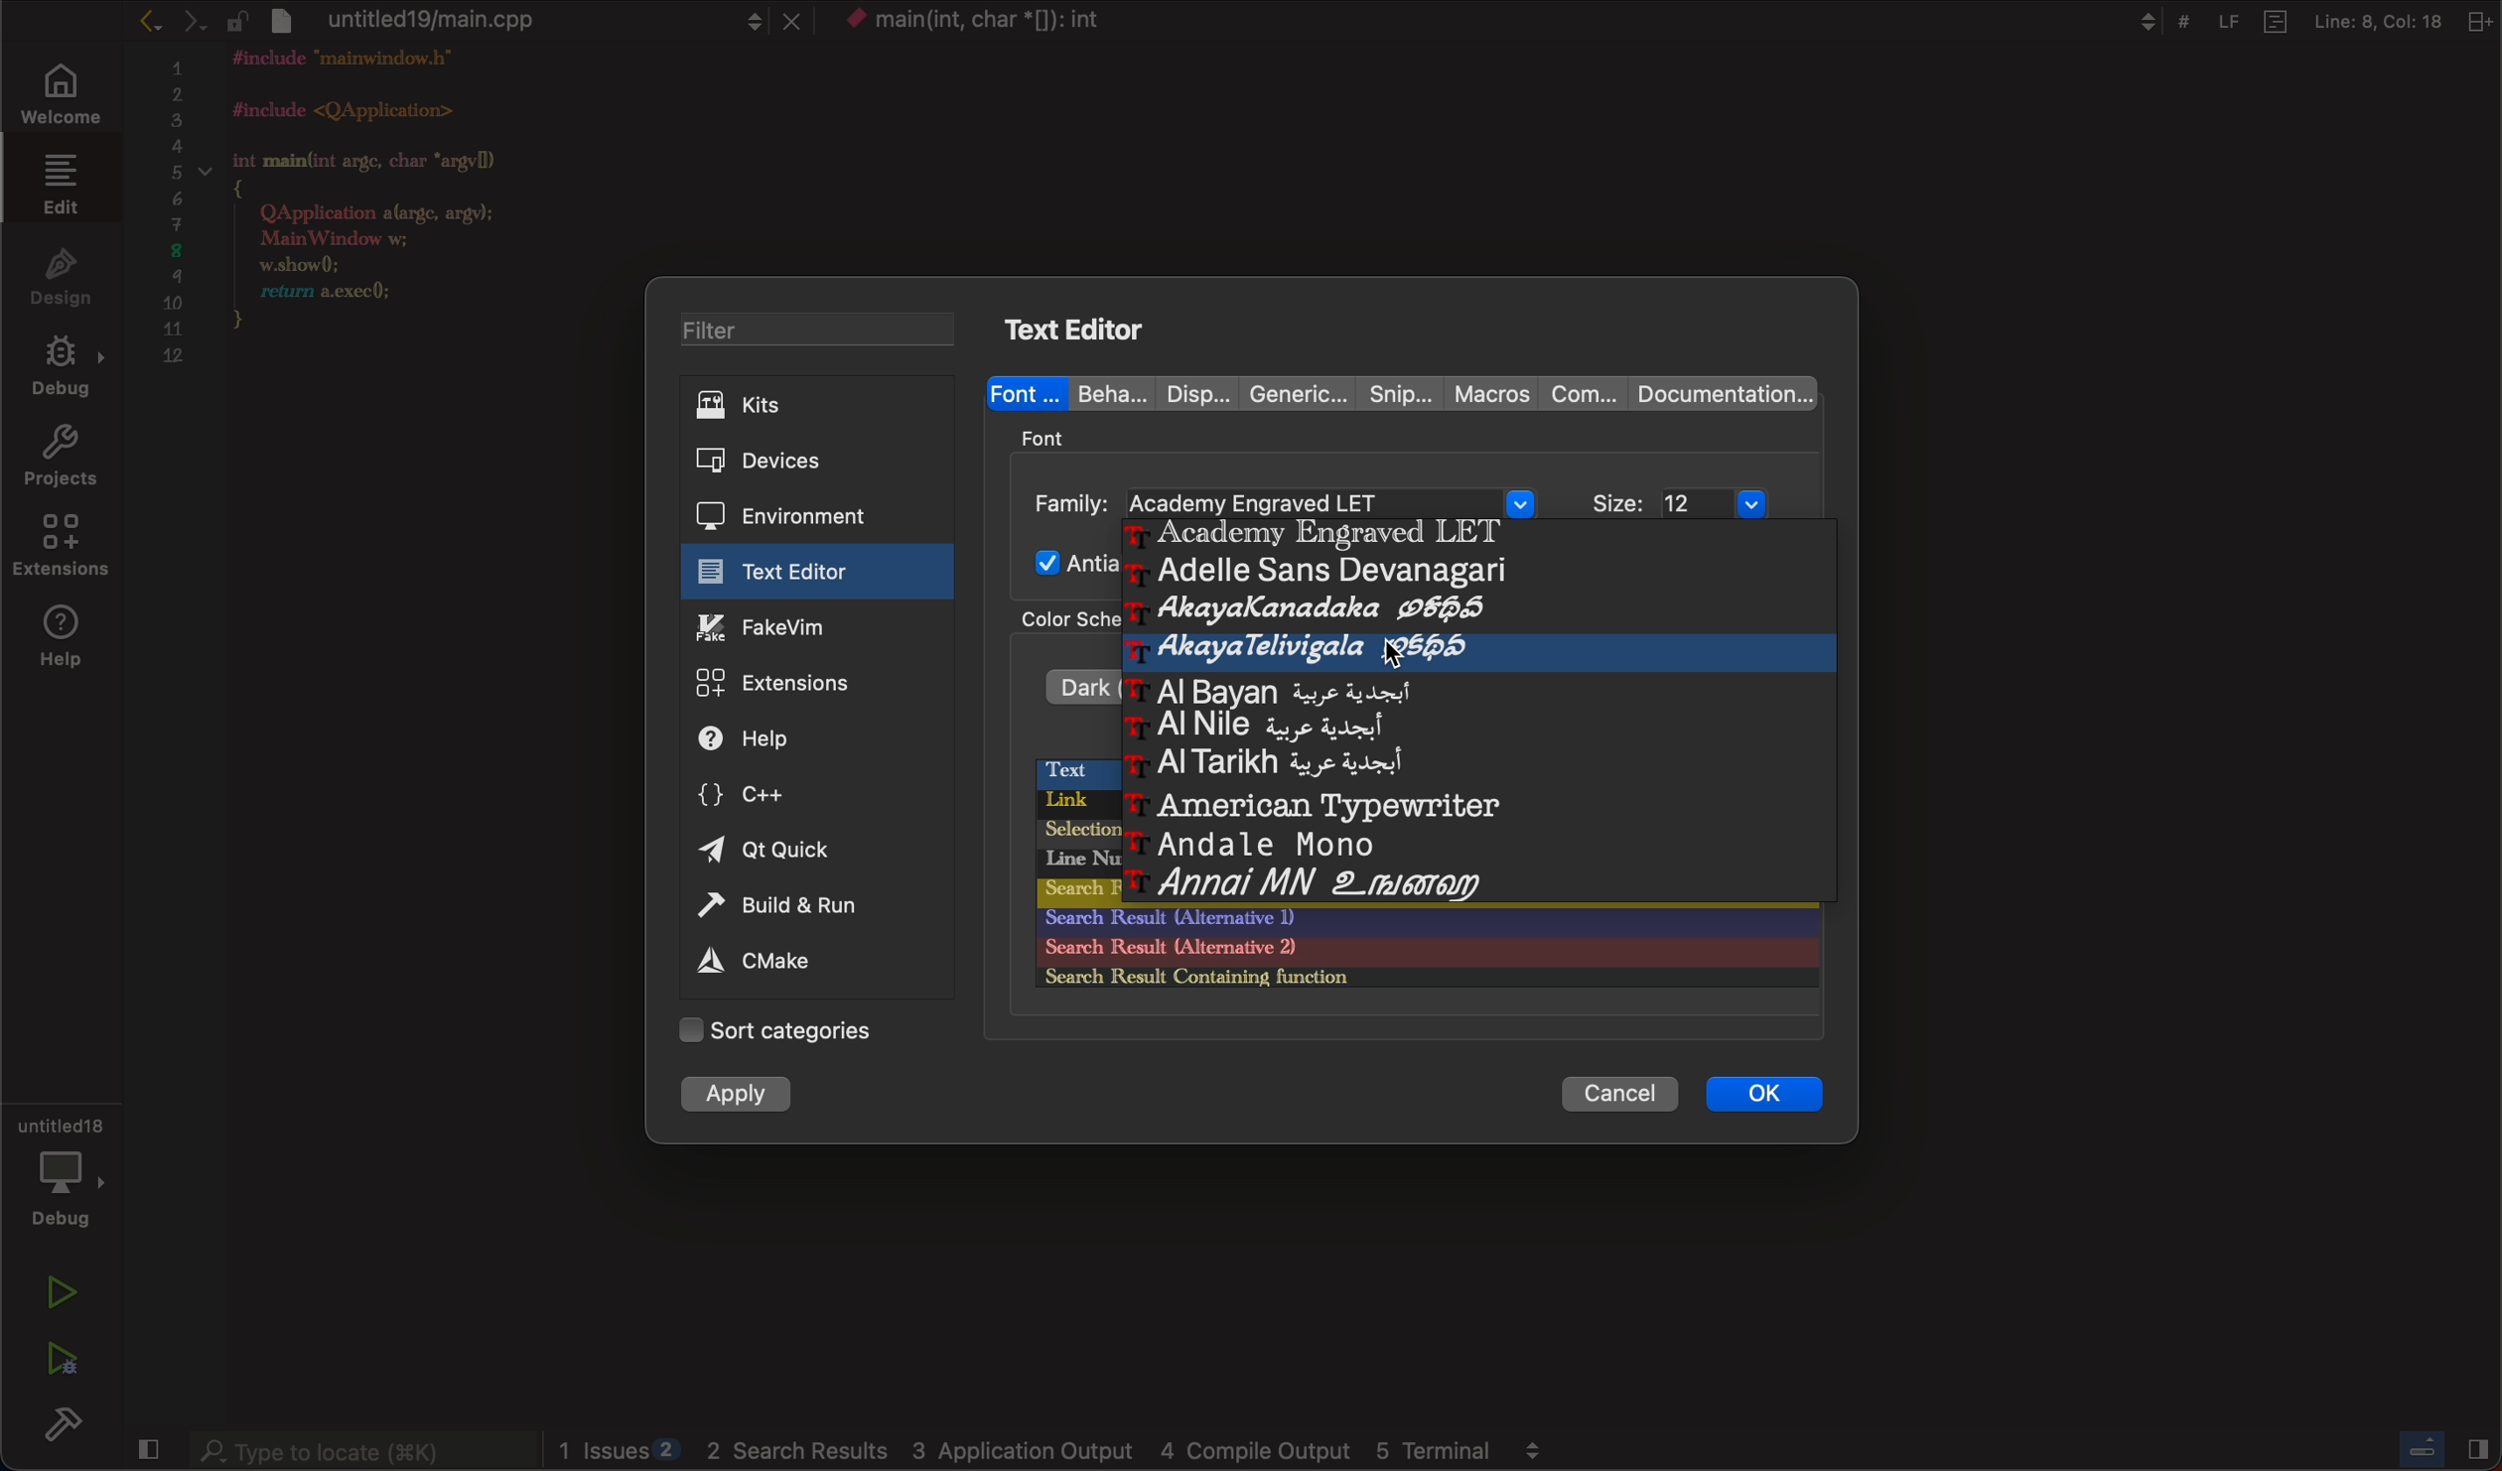 The image size is (2502, 1471). What do you see at coordinates (65, 97) in the screenshot?
I see `welcome` at bounding box center [65, 97].